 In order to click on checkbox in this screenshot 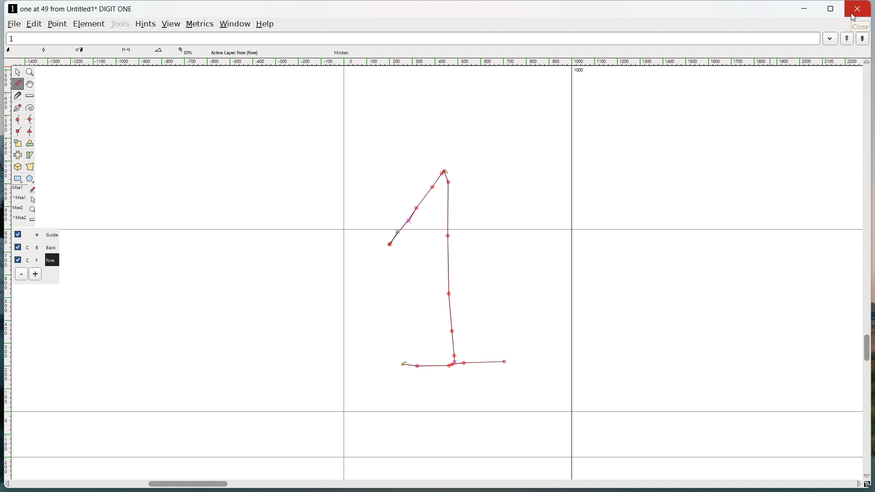, I will do `click(18, 259)`.